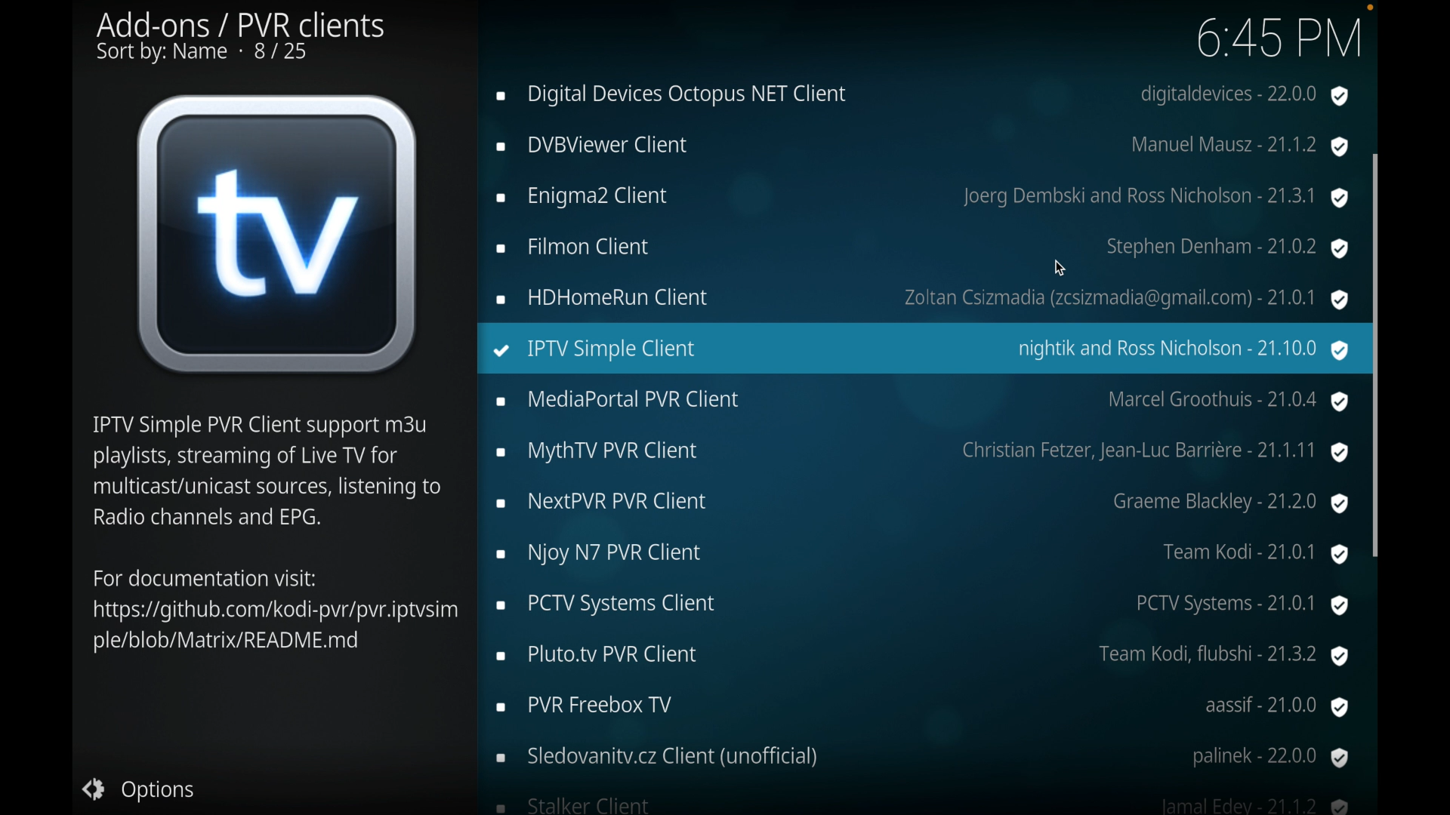  Describe the element at coordinates (926, 401) in the screenshot. I see `media portal pvr client` at that location.